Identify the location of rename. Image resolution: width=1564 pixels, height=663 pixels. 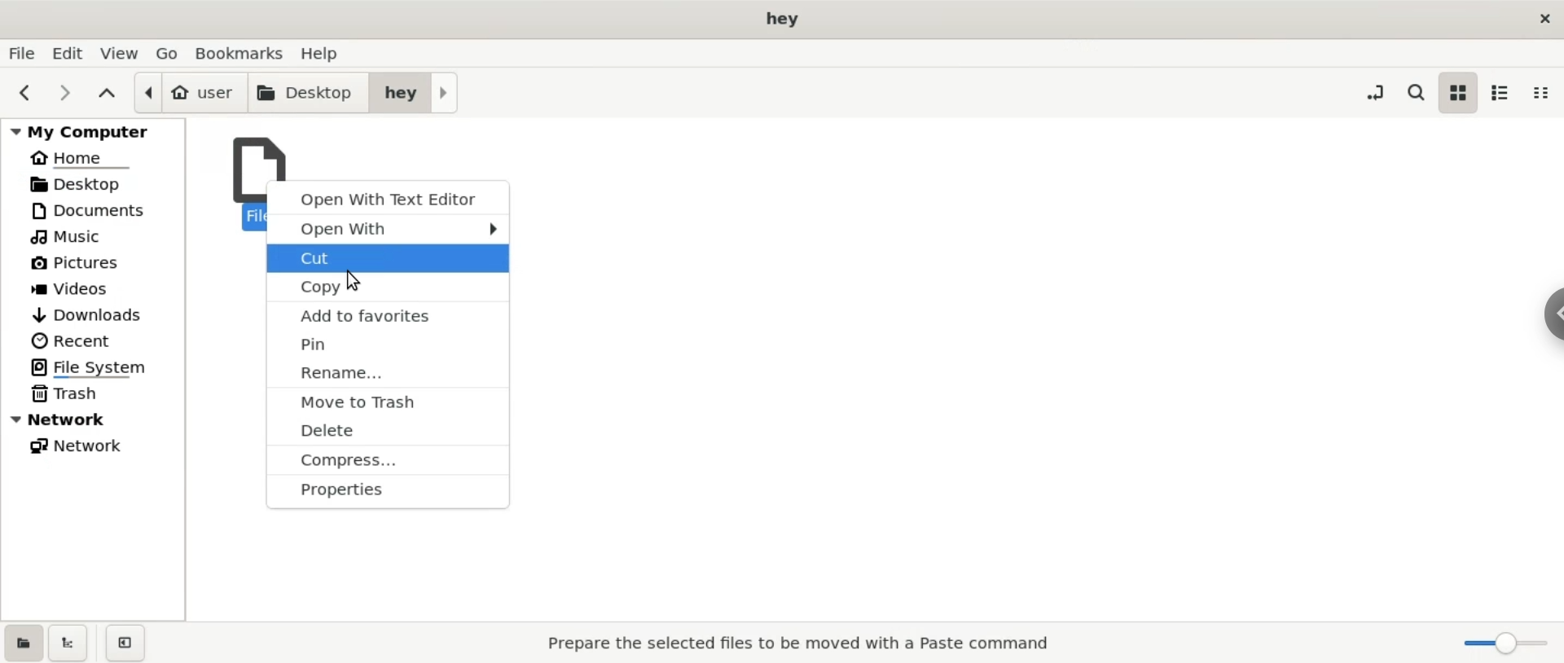
(388, 374).